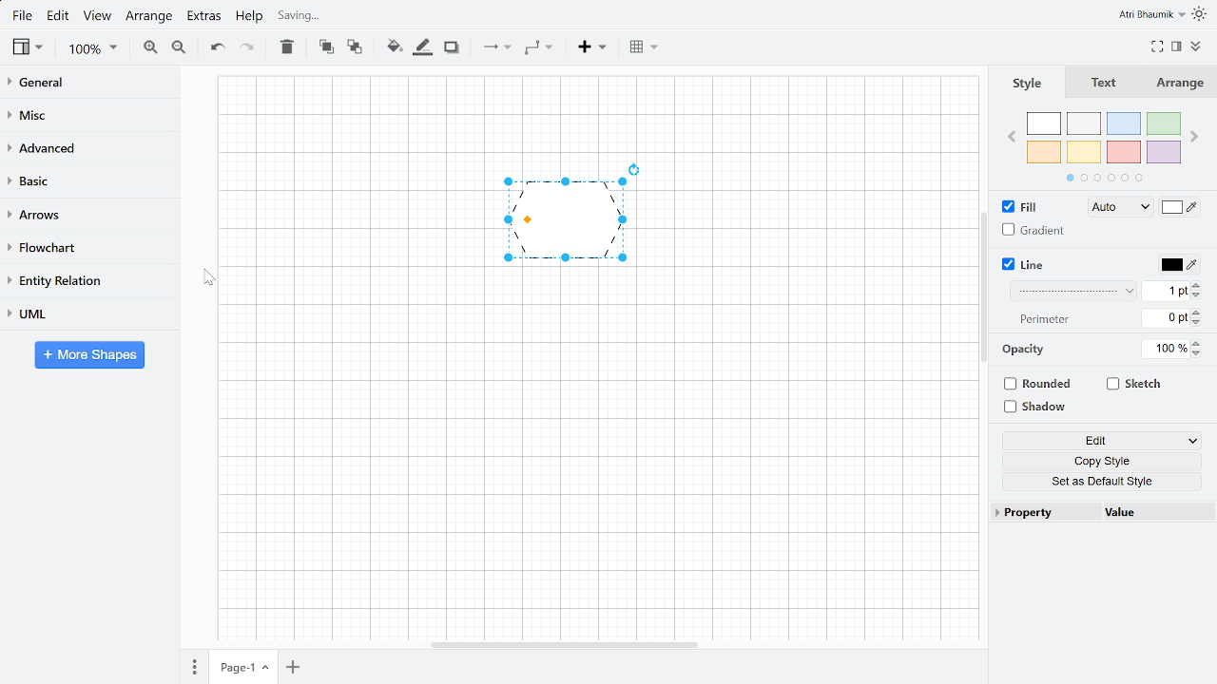 The image size is (1217, 684). I want to click on advanced Advanced, so click(89, 147).